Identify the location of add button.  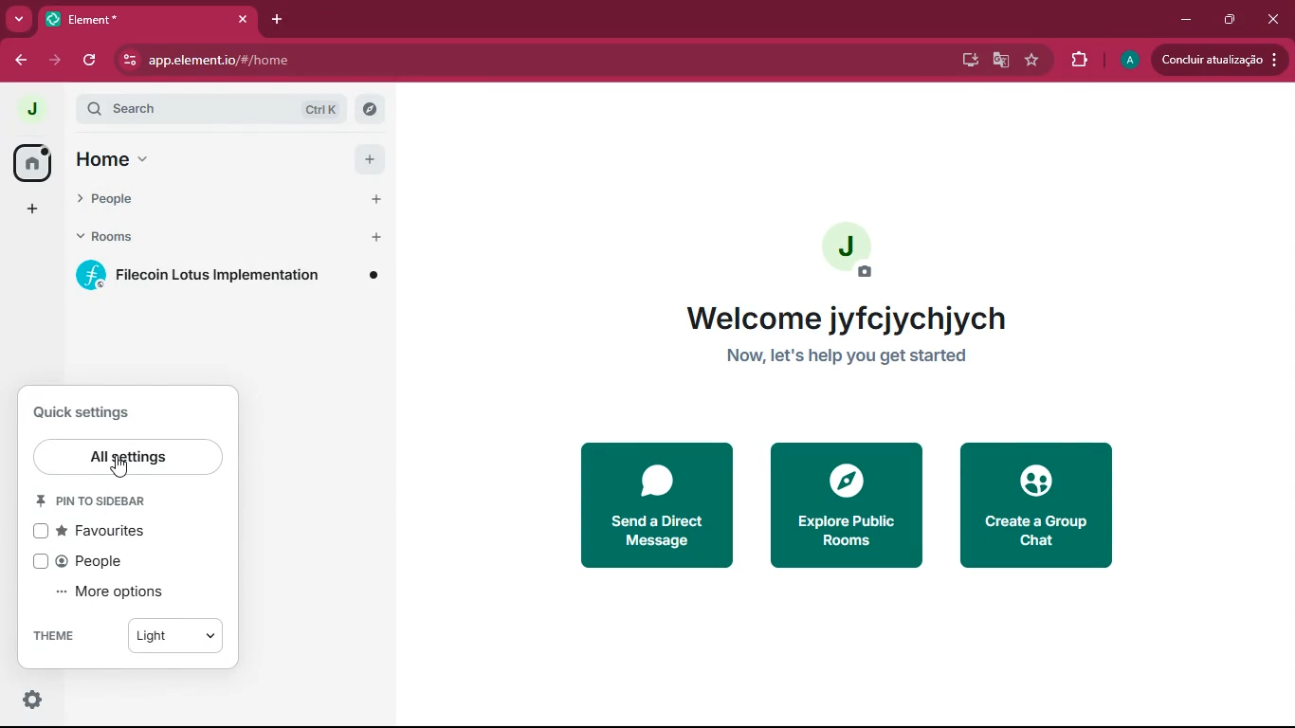
(371, 159).